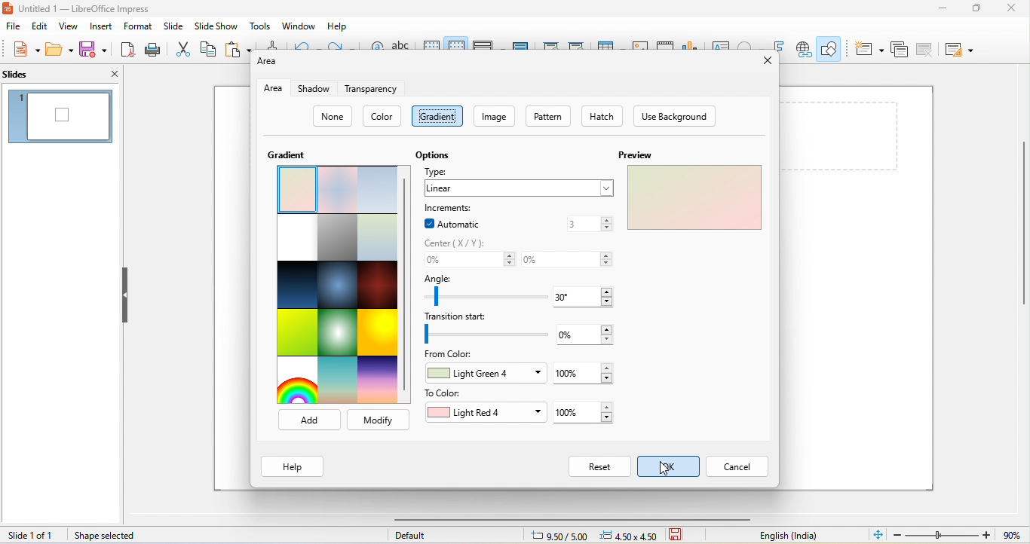  Describe the element at coordinates (299, 26) in the screenshot. I see `window` at that location.